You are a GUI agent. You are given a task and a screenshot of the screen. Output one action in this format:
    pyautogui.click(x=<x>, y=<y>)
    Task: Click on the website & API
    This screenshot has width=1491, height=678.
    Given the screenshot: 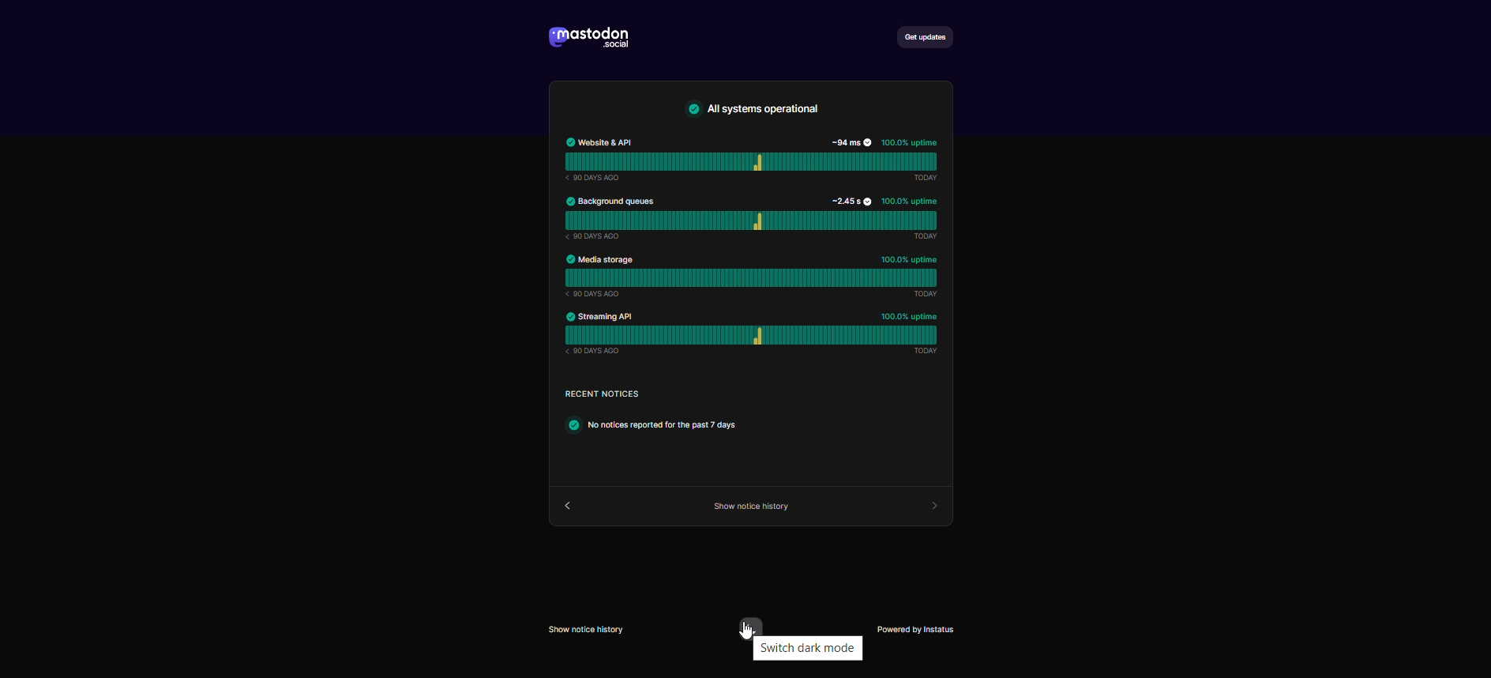 What is the action you would take?
    pyautogui.click(x=753, y=160)
    